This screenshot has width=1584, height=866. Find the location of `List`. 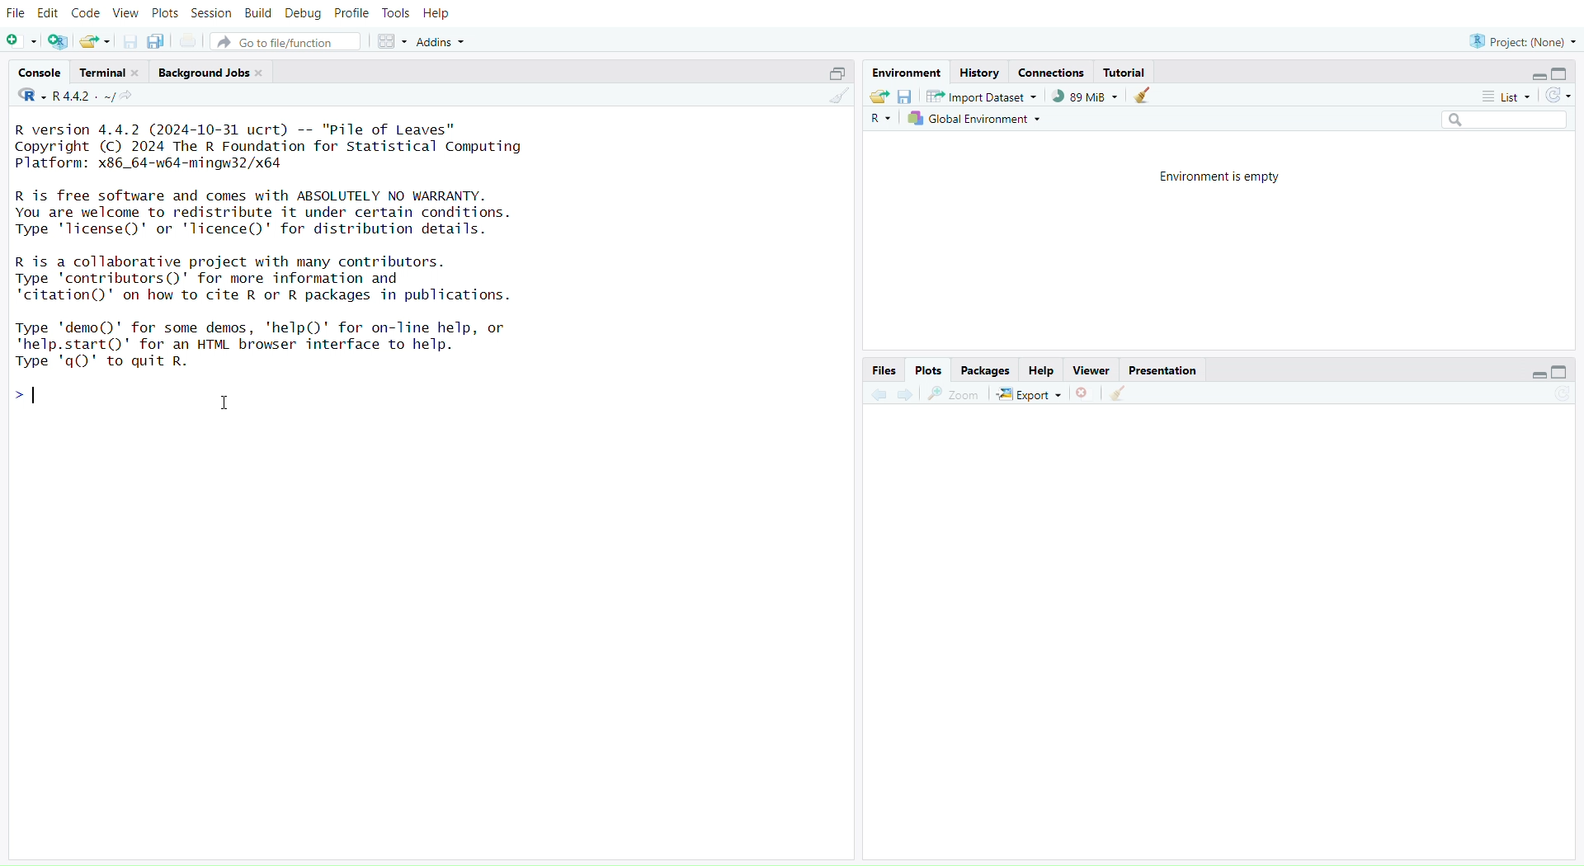

List is located at coordinates (1505, 96).